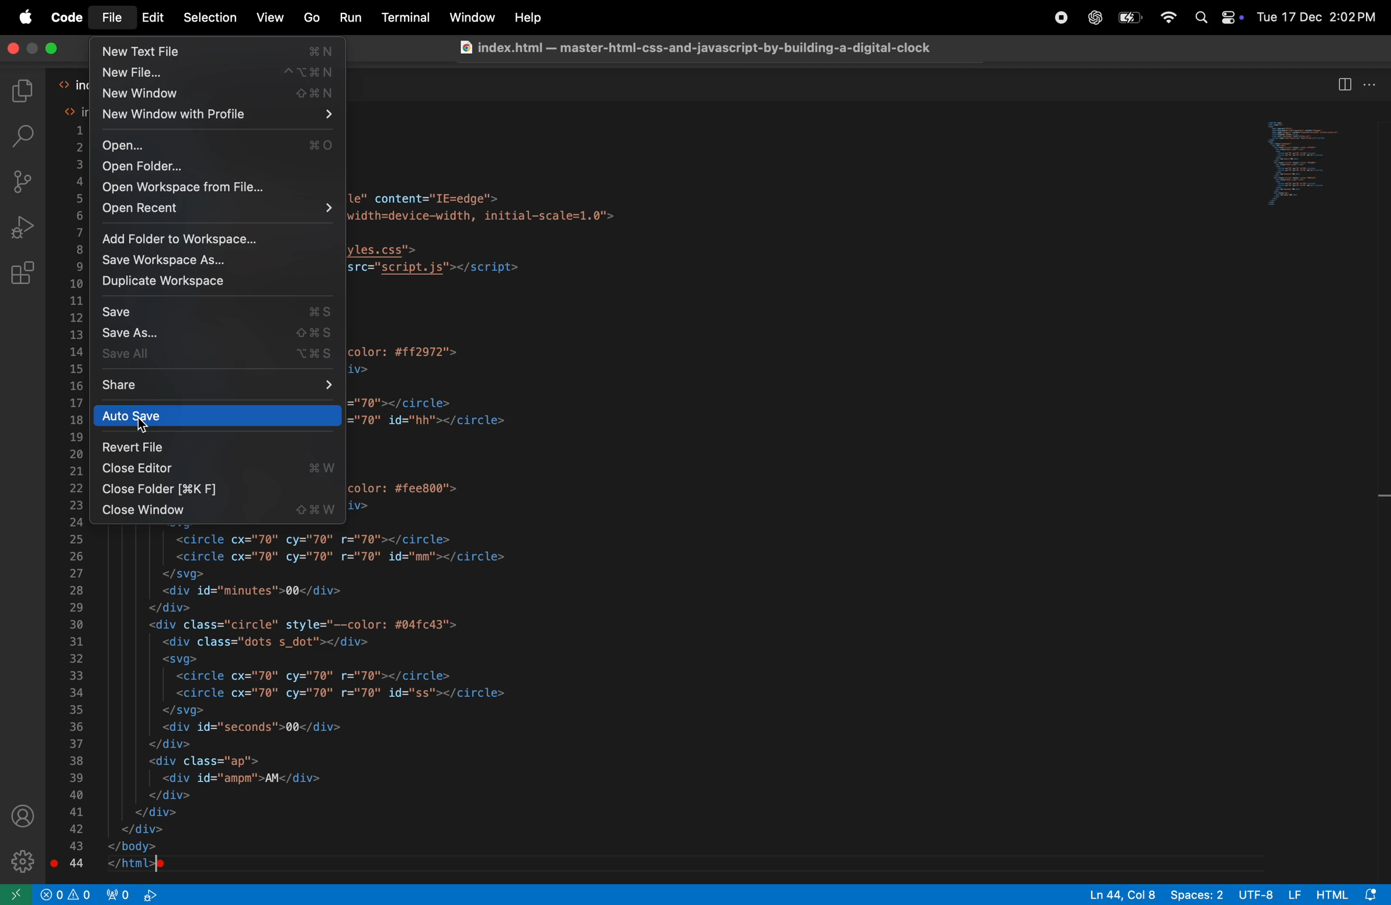 Image resolution: width=1391 pixels, height=905 pixels. Describe the element at coordinates (145, 429) in the screenshot. I see `Cursor` at that location.